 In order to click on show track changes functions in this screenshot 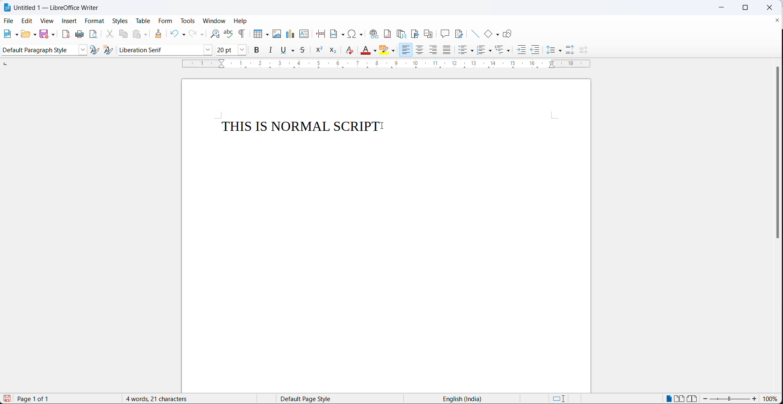, I will do `click(460, 33)`.